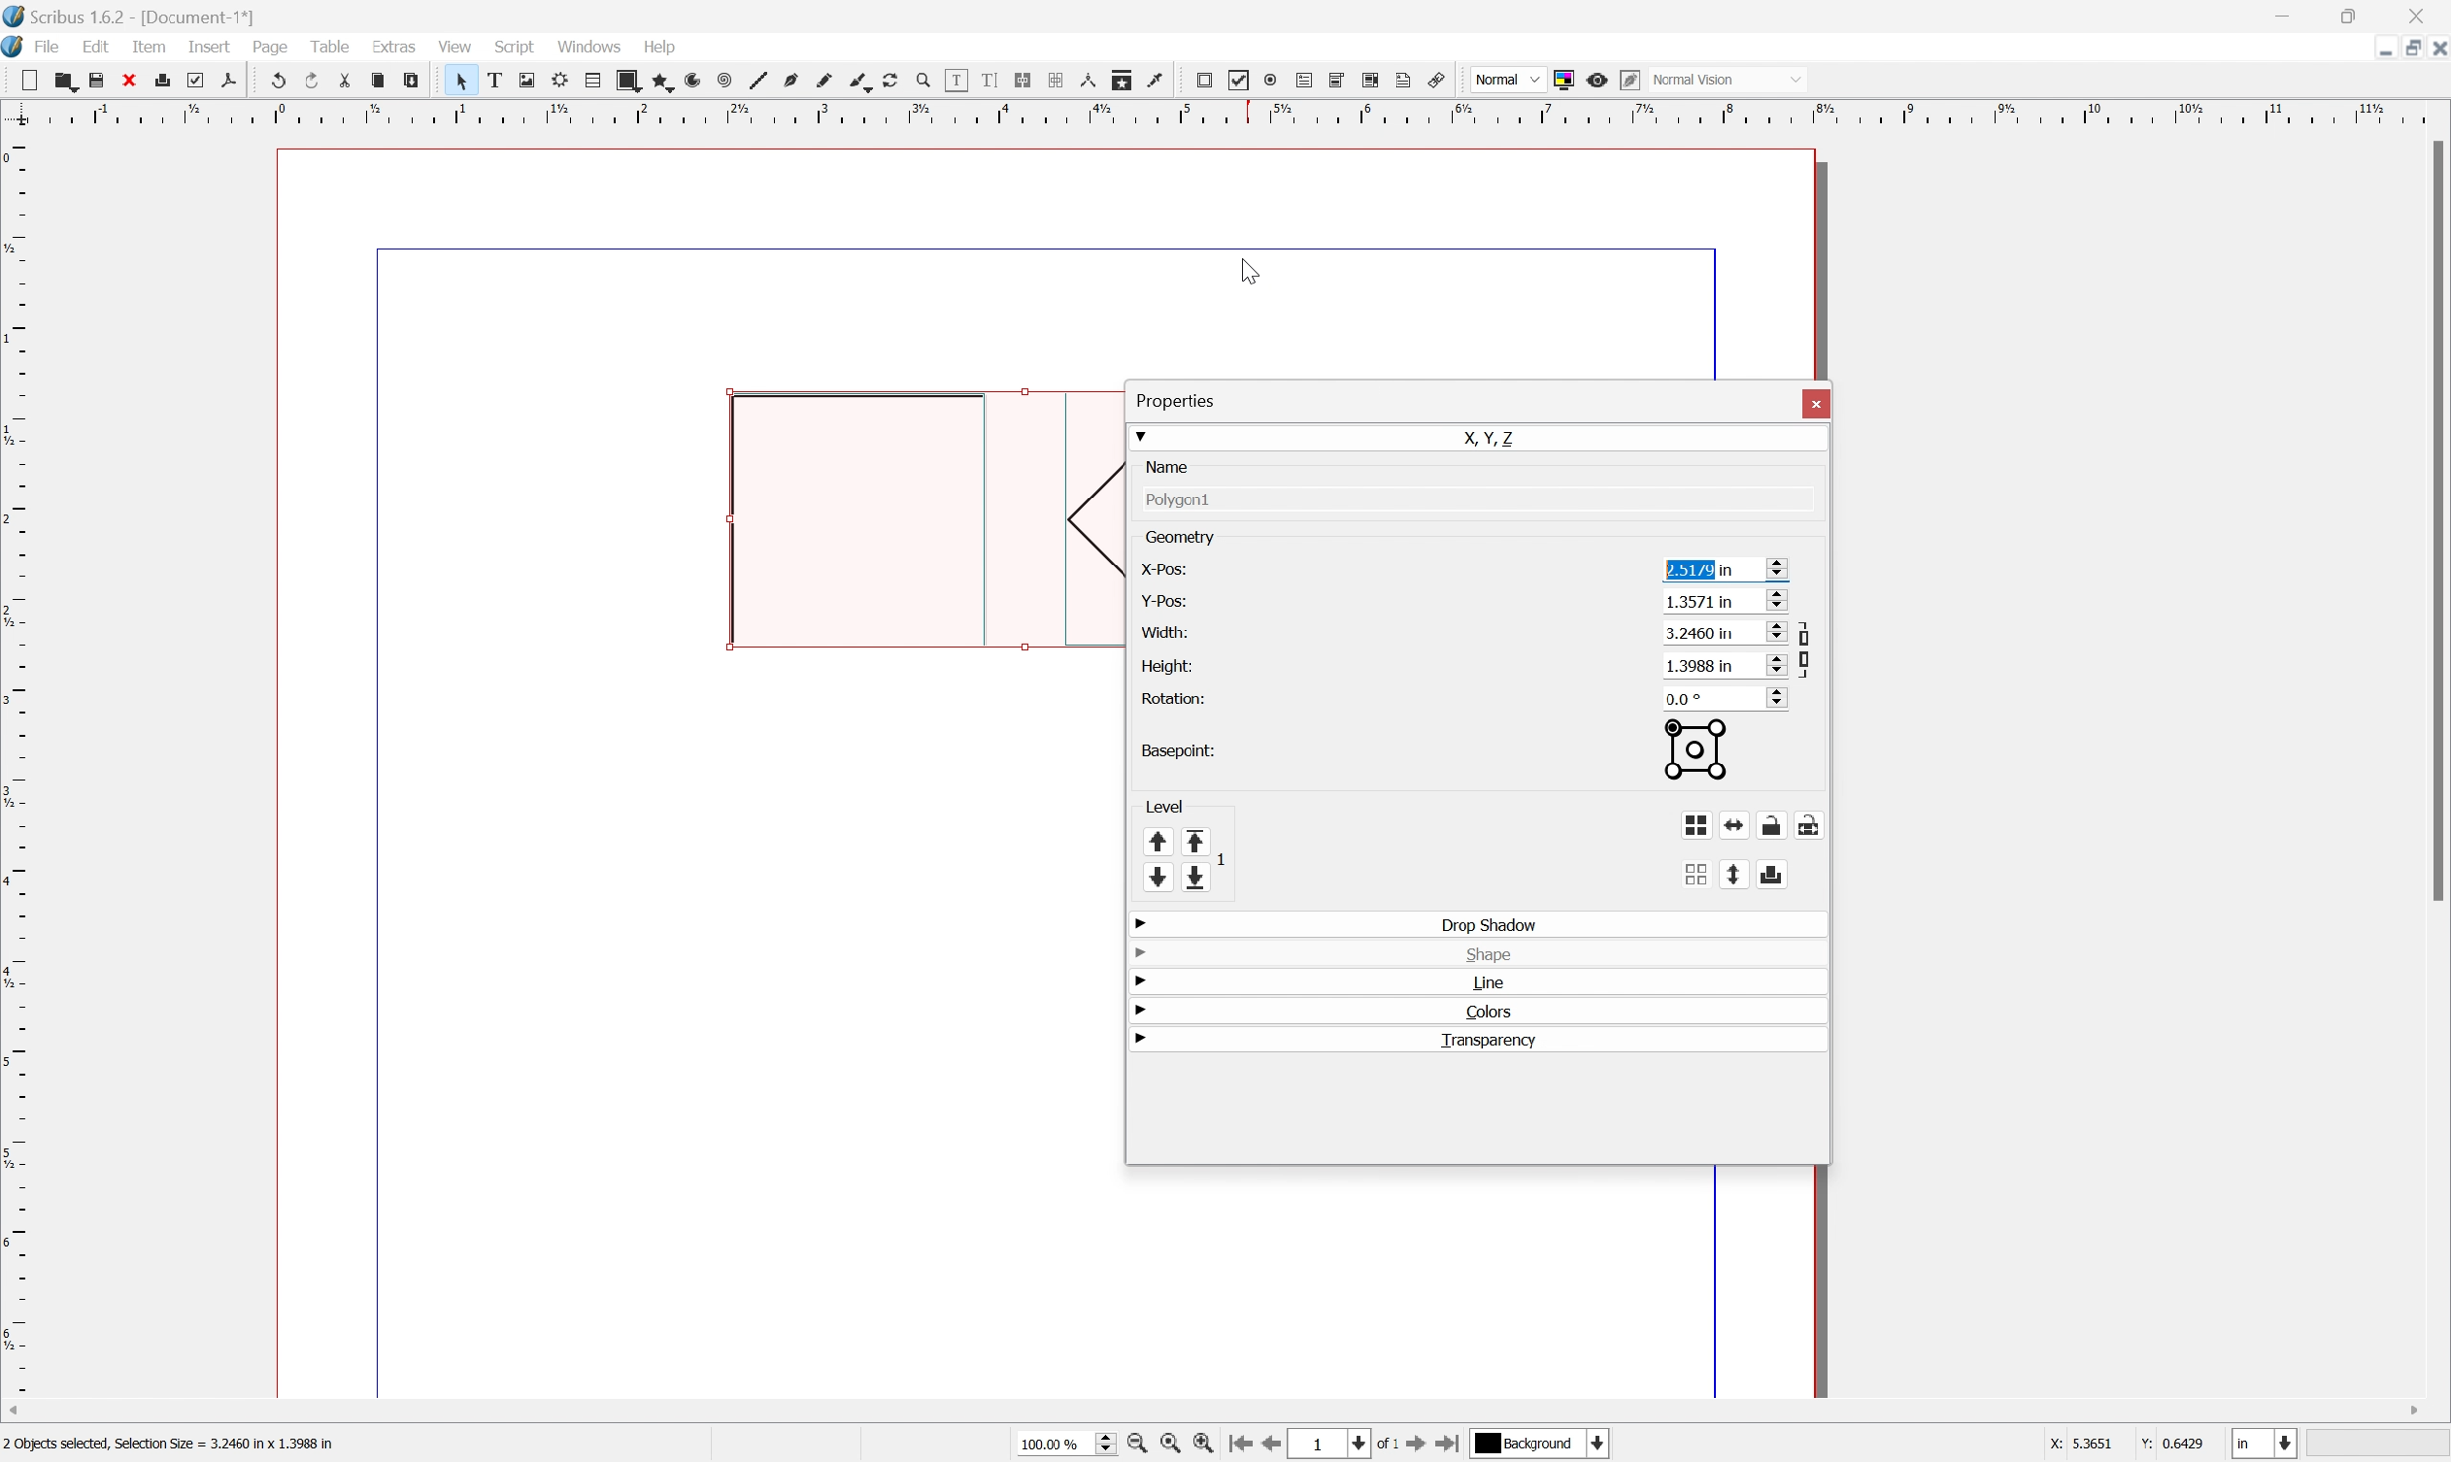  Describe the element at coordinates (1196, 1445) in the screenshot. I see `Zoom in` at that location.